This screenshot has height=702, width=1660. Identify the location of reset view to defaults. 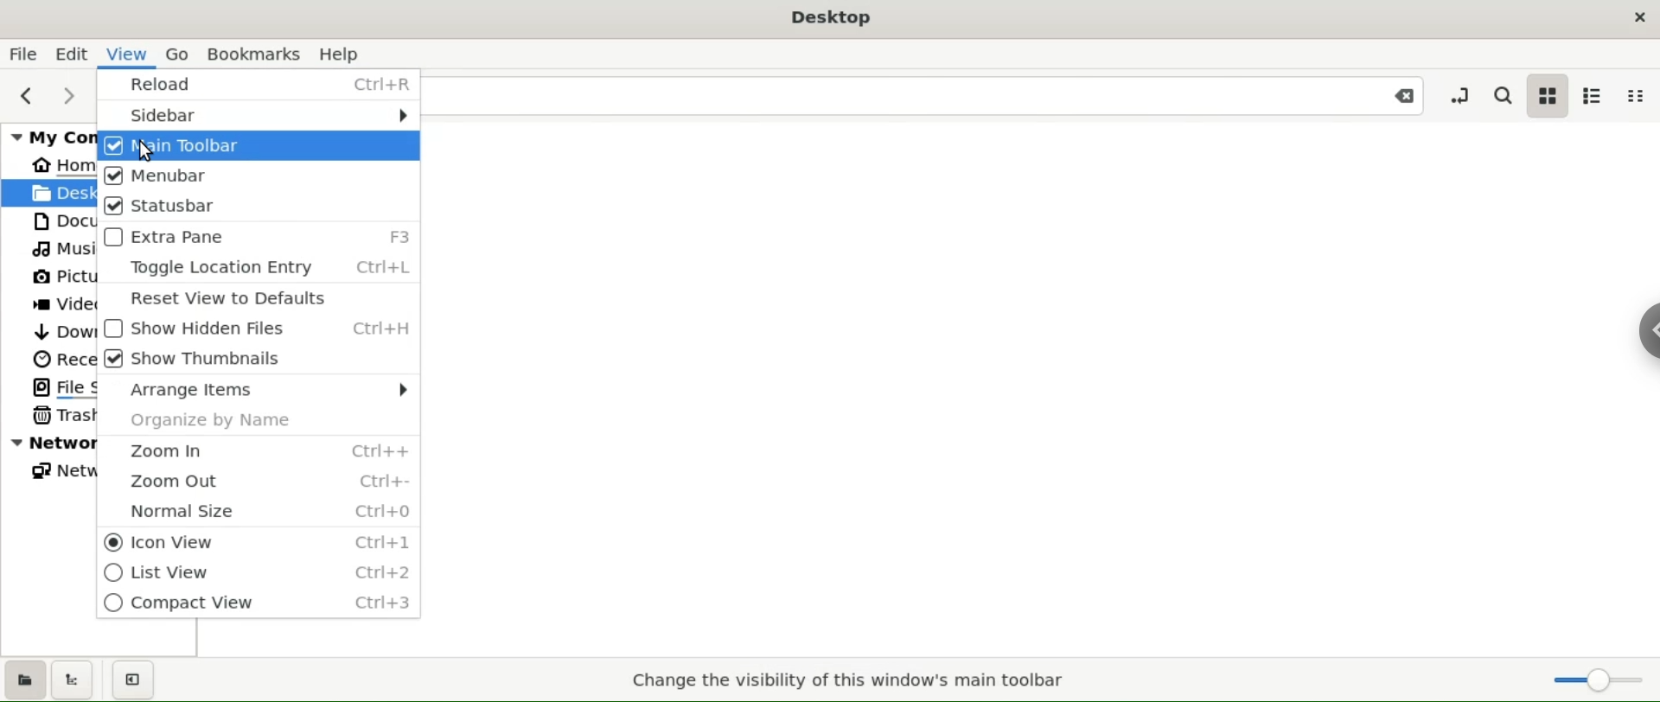
(259, 297).